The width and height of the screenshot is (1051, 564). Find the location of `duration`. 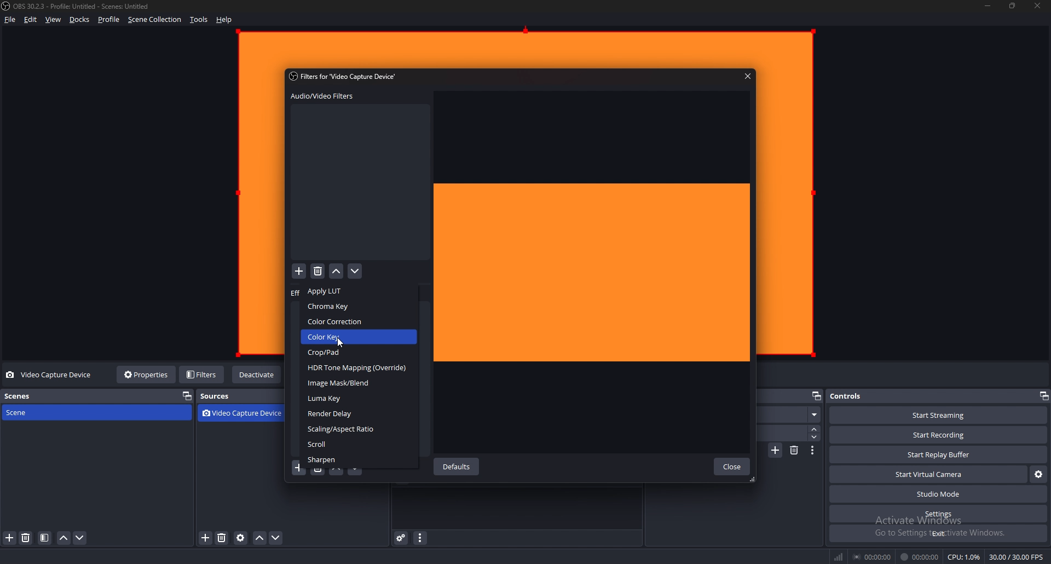

duration is located at coordinates (785, 433).